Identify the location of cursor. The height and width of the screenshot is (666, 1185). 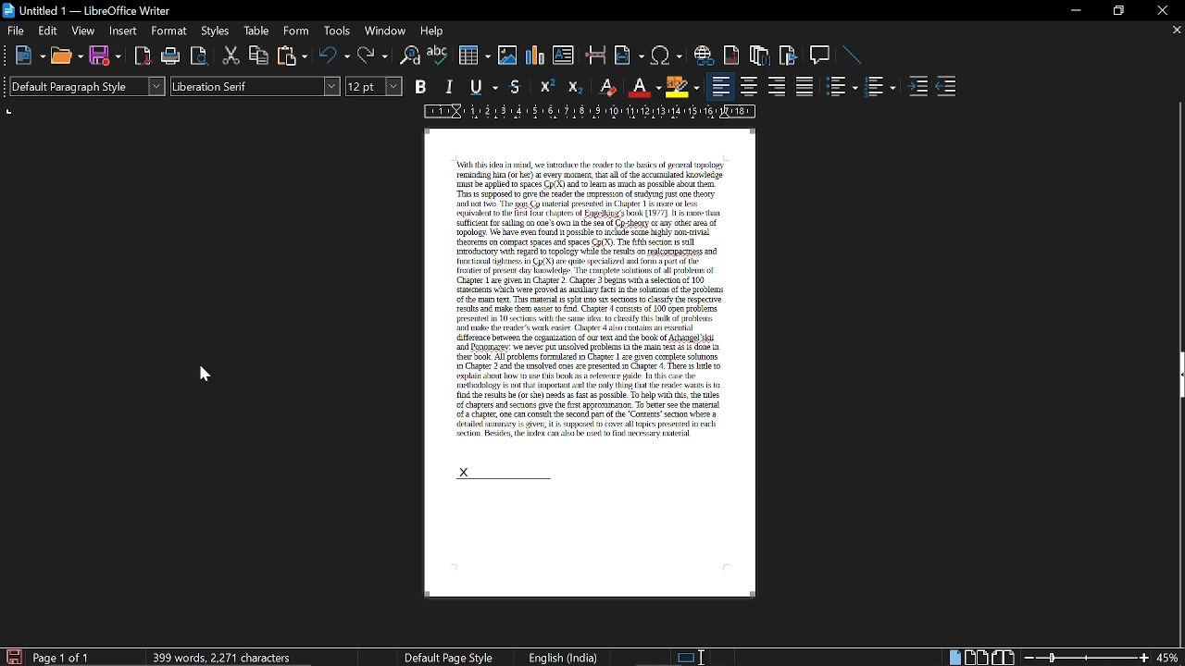
(205, 373).